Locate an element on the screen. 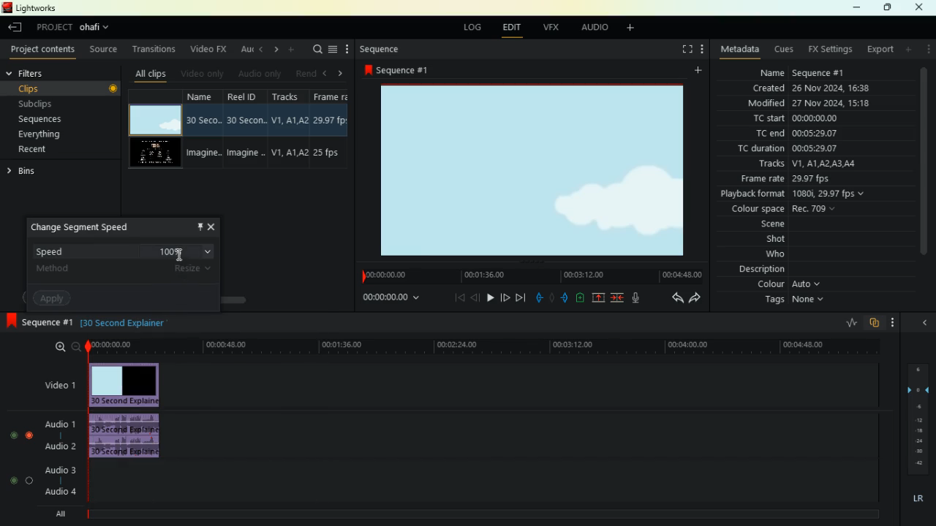 This screenshot has height=526, width=936. add is located at coordinates (635, 29).